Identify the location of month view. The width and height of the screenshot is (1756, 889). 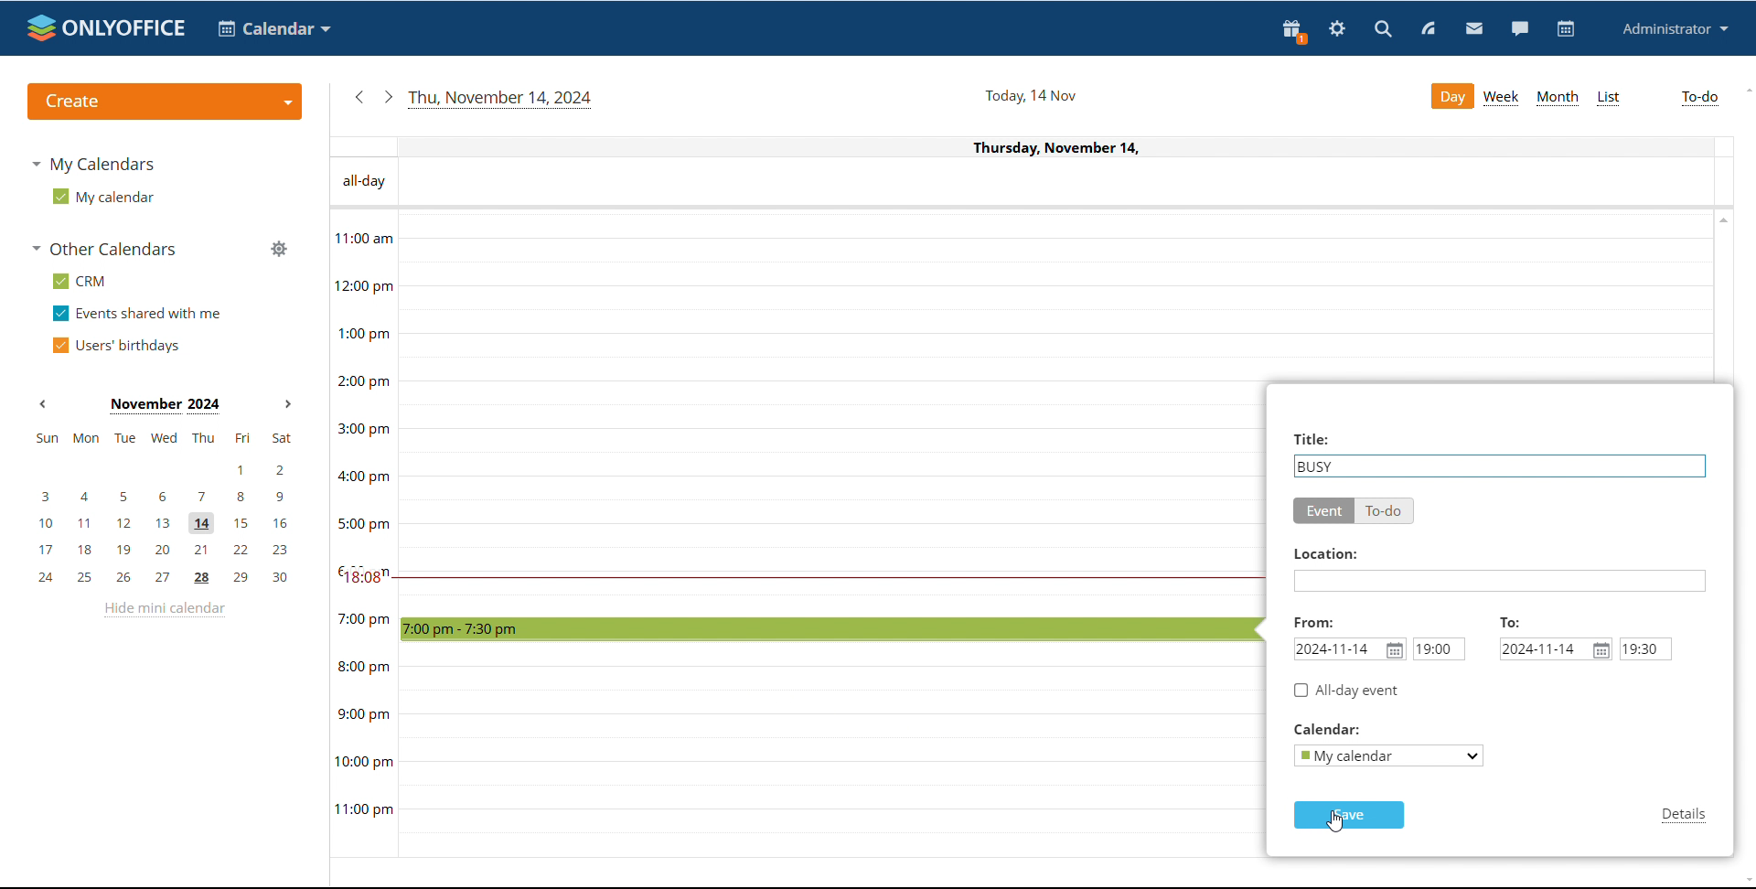
(1557, 99).